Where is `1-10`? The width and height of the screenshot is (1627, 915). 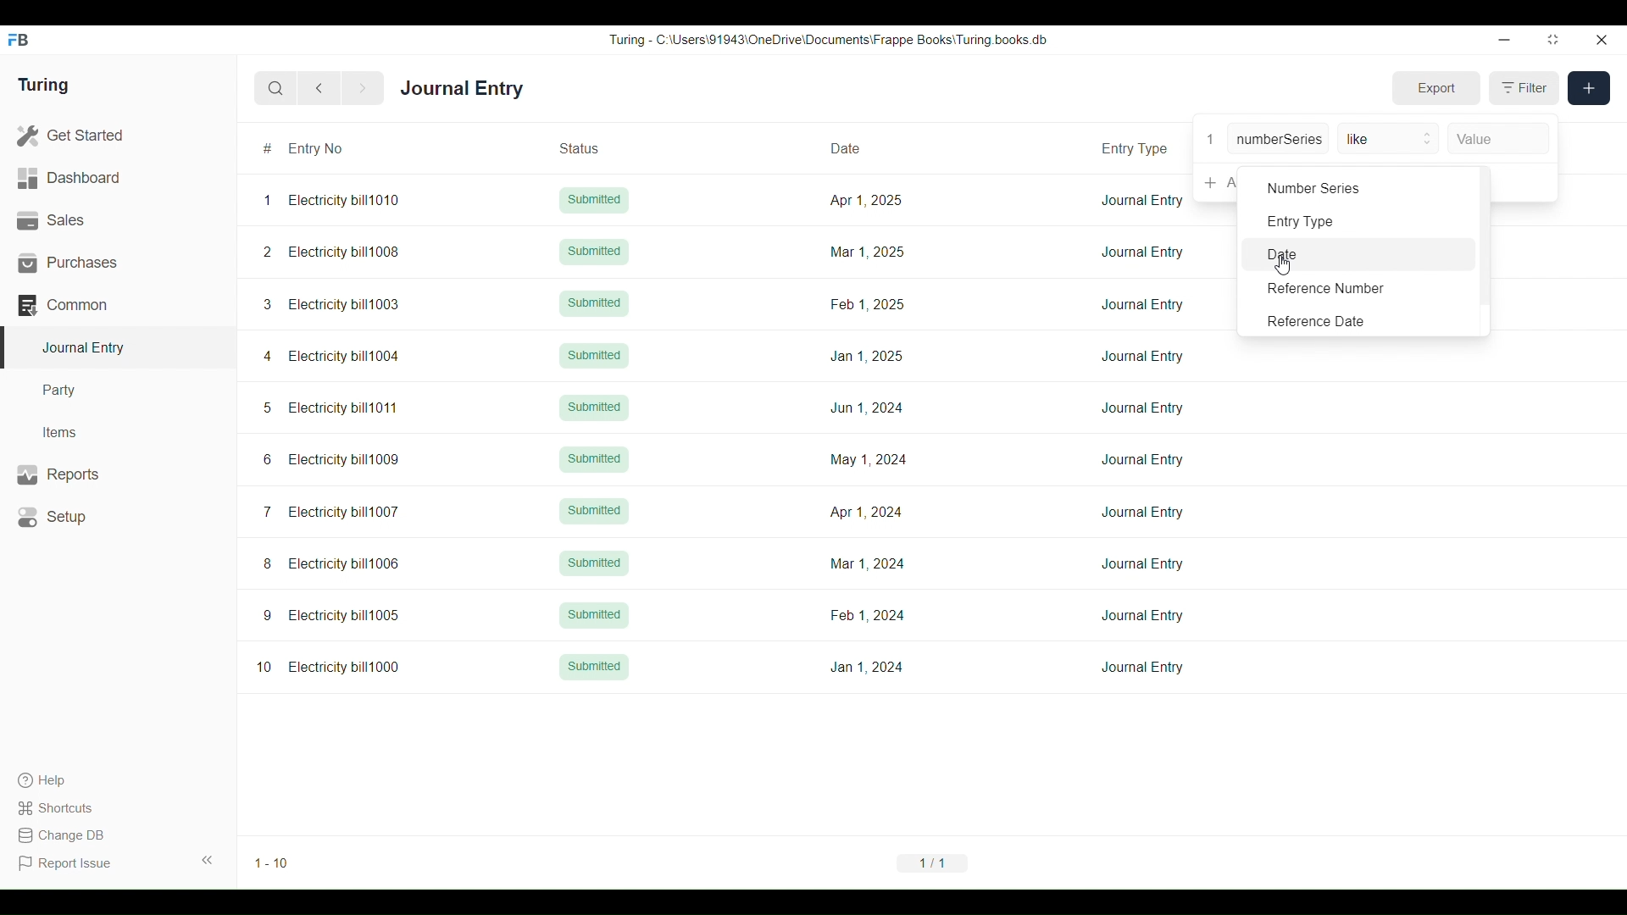
1-10 is located at coordinates (272, 863).